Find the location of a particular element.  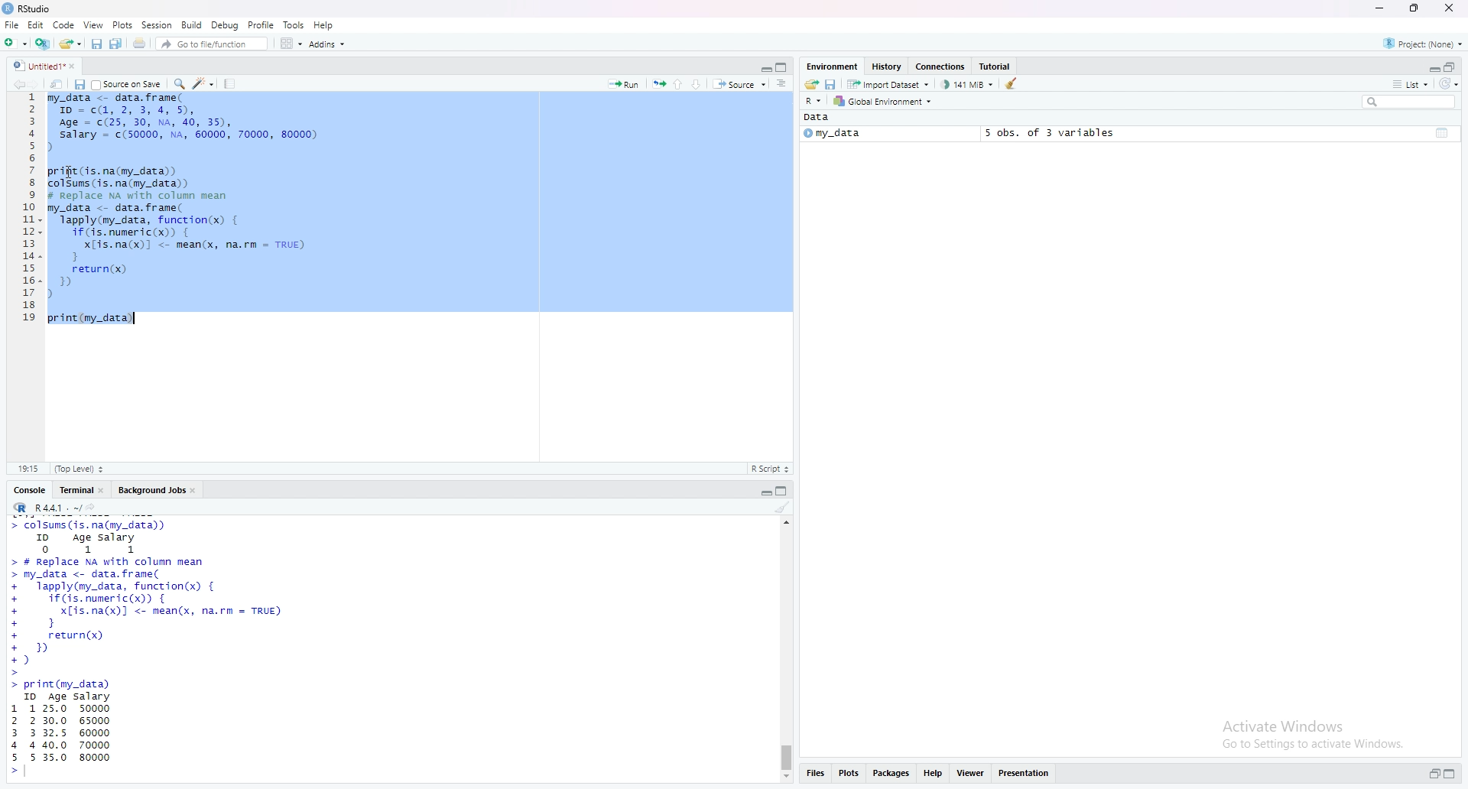

cursor is located at coordinates (70, 173).